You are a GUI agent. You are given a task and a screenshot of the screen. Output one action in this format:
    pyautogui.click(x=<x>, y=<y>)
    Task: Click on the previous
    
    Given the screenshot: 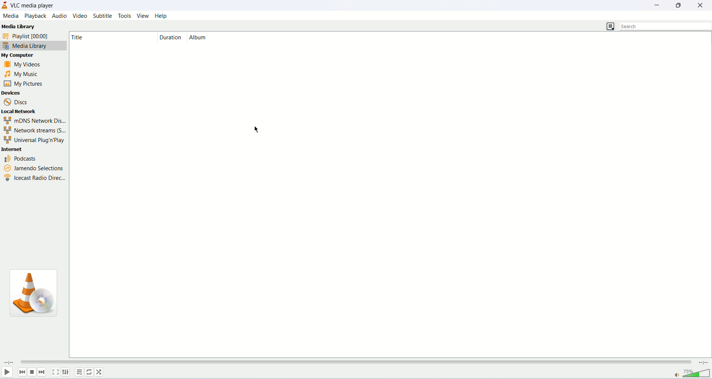 What is the action you would take?
    pyautogui.click(x=21, y=372)
    